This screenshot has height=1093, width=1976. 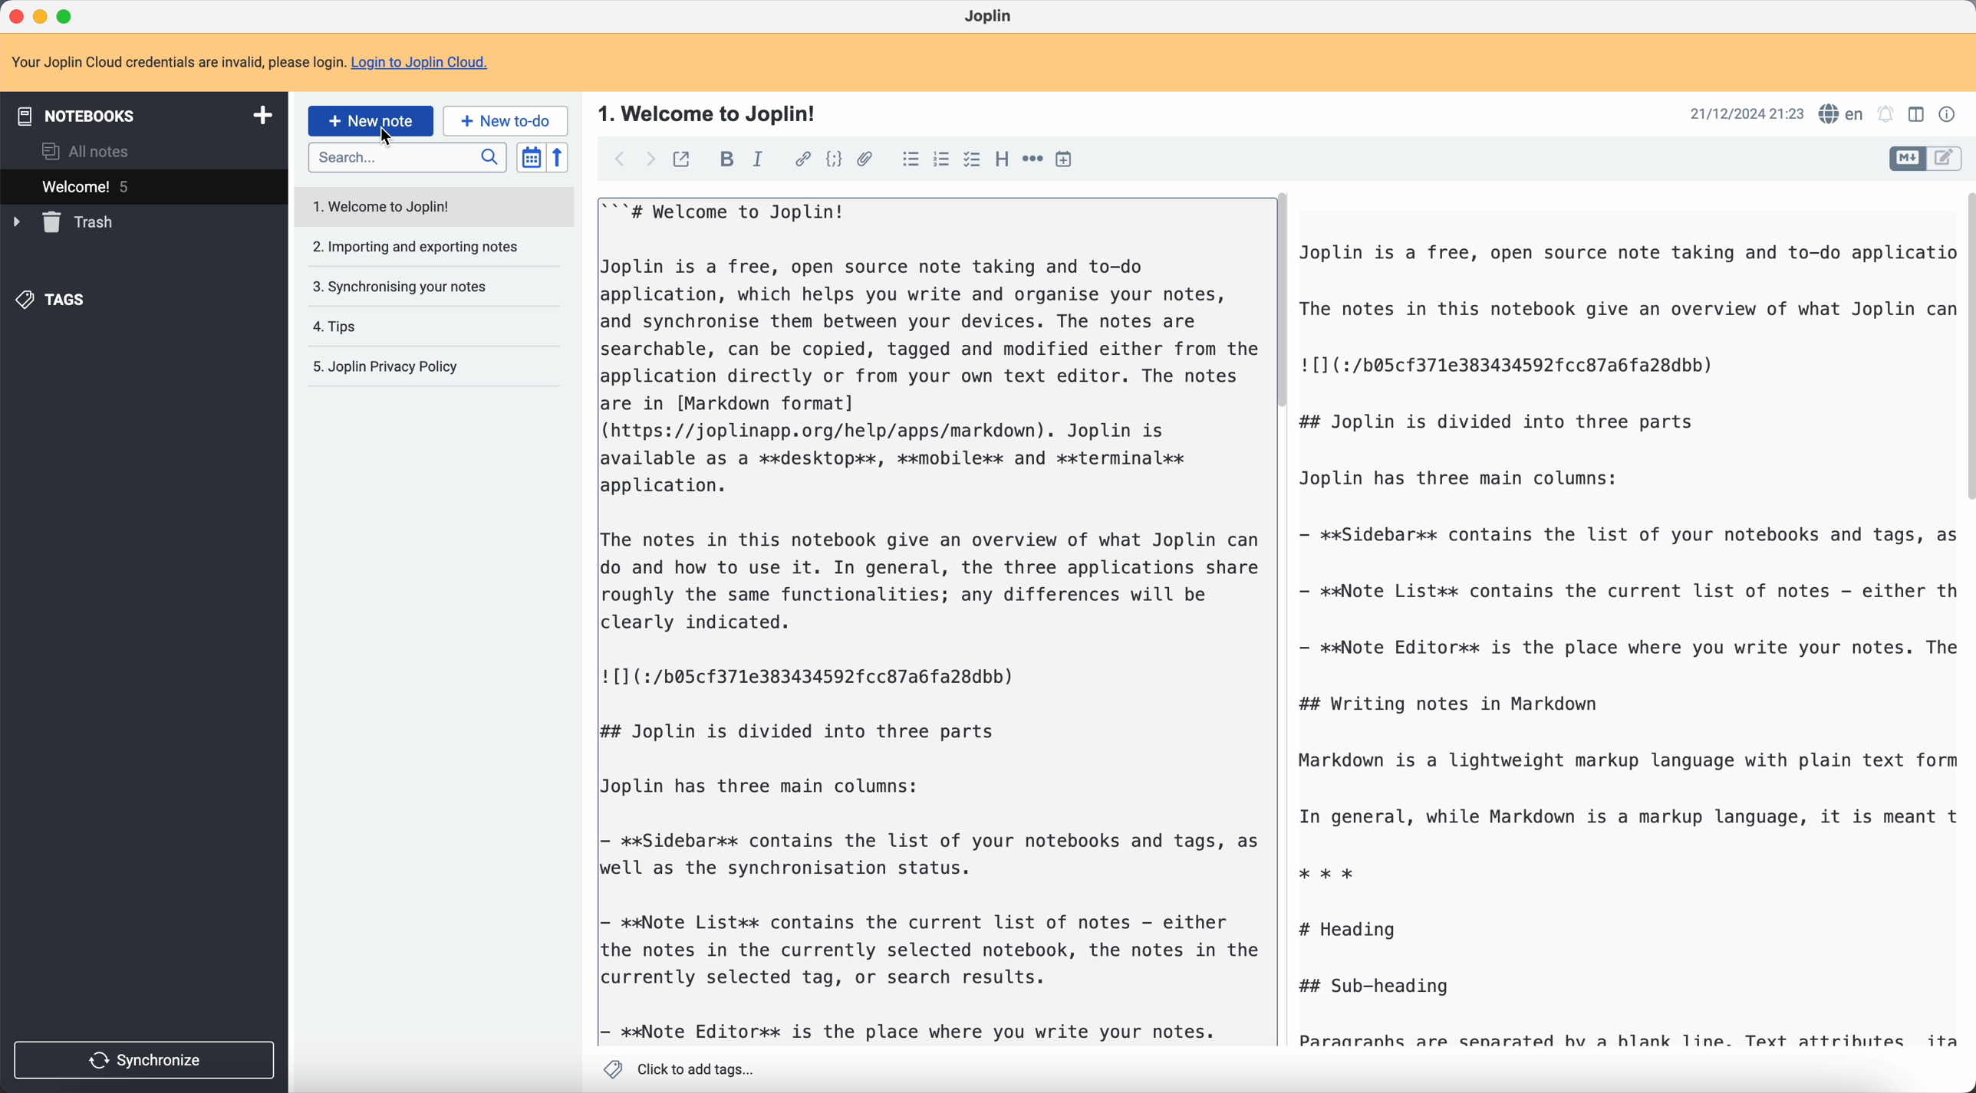 What do you see at coordinates (1063, 159) in the screenshot?
I see `insert time` at bounding box center [1063, 159].